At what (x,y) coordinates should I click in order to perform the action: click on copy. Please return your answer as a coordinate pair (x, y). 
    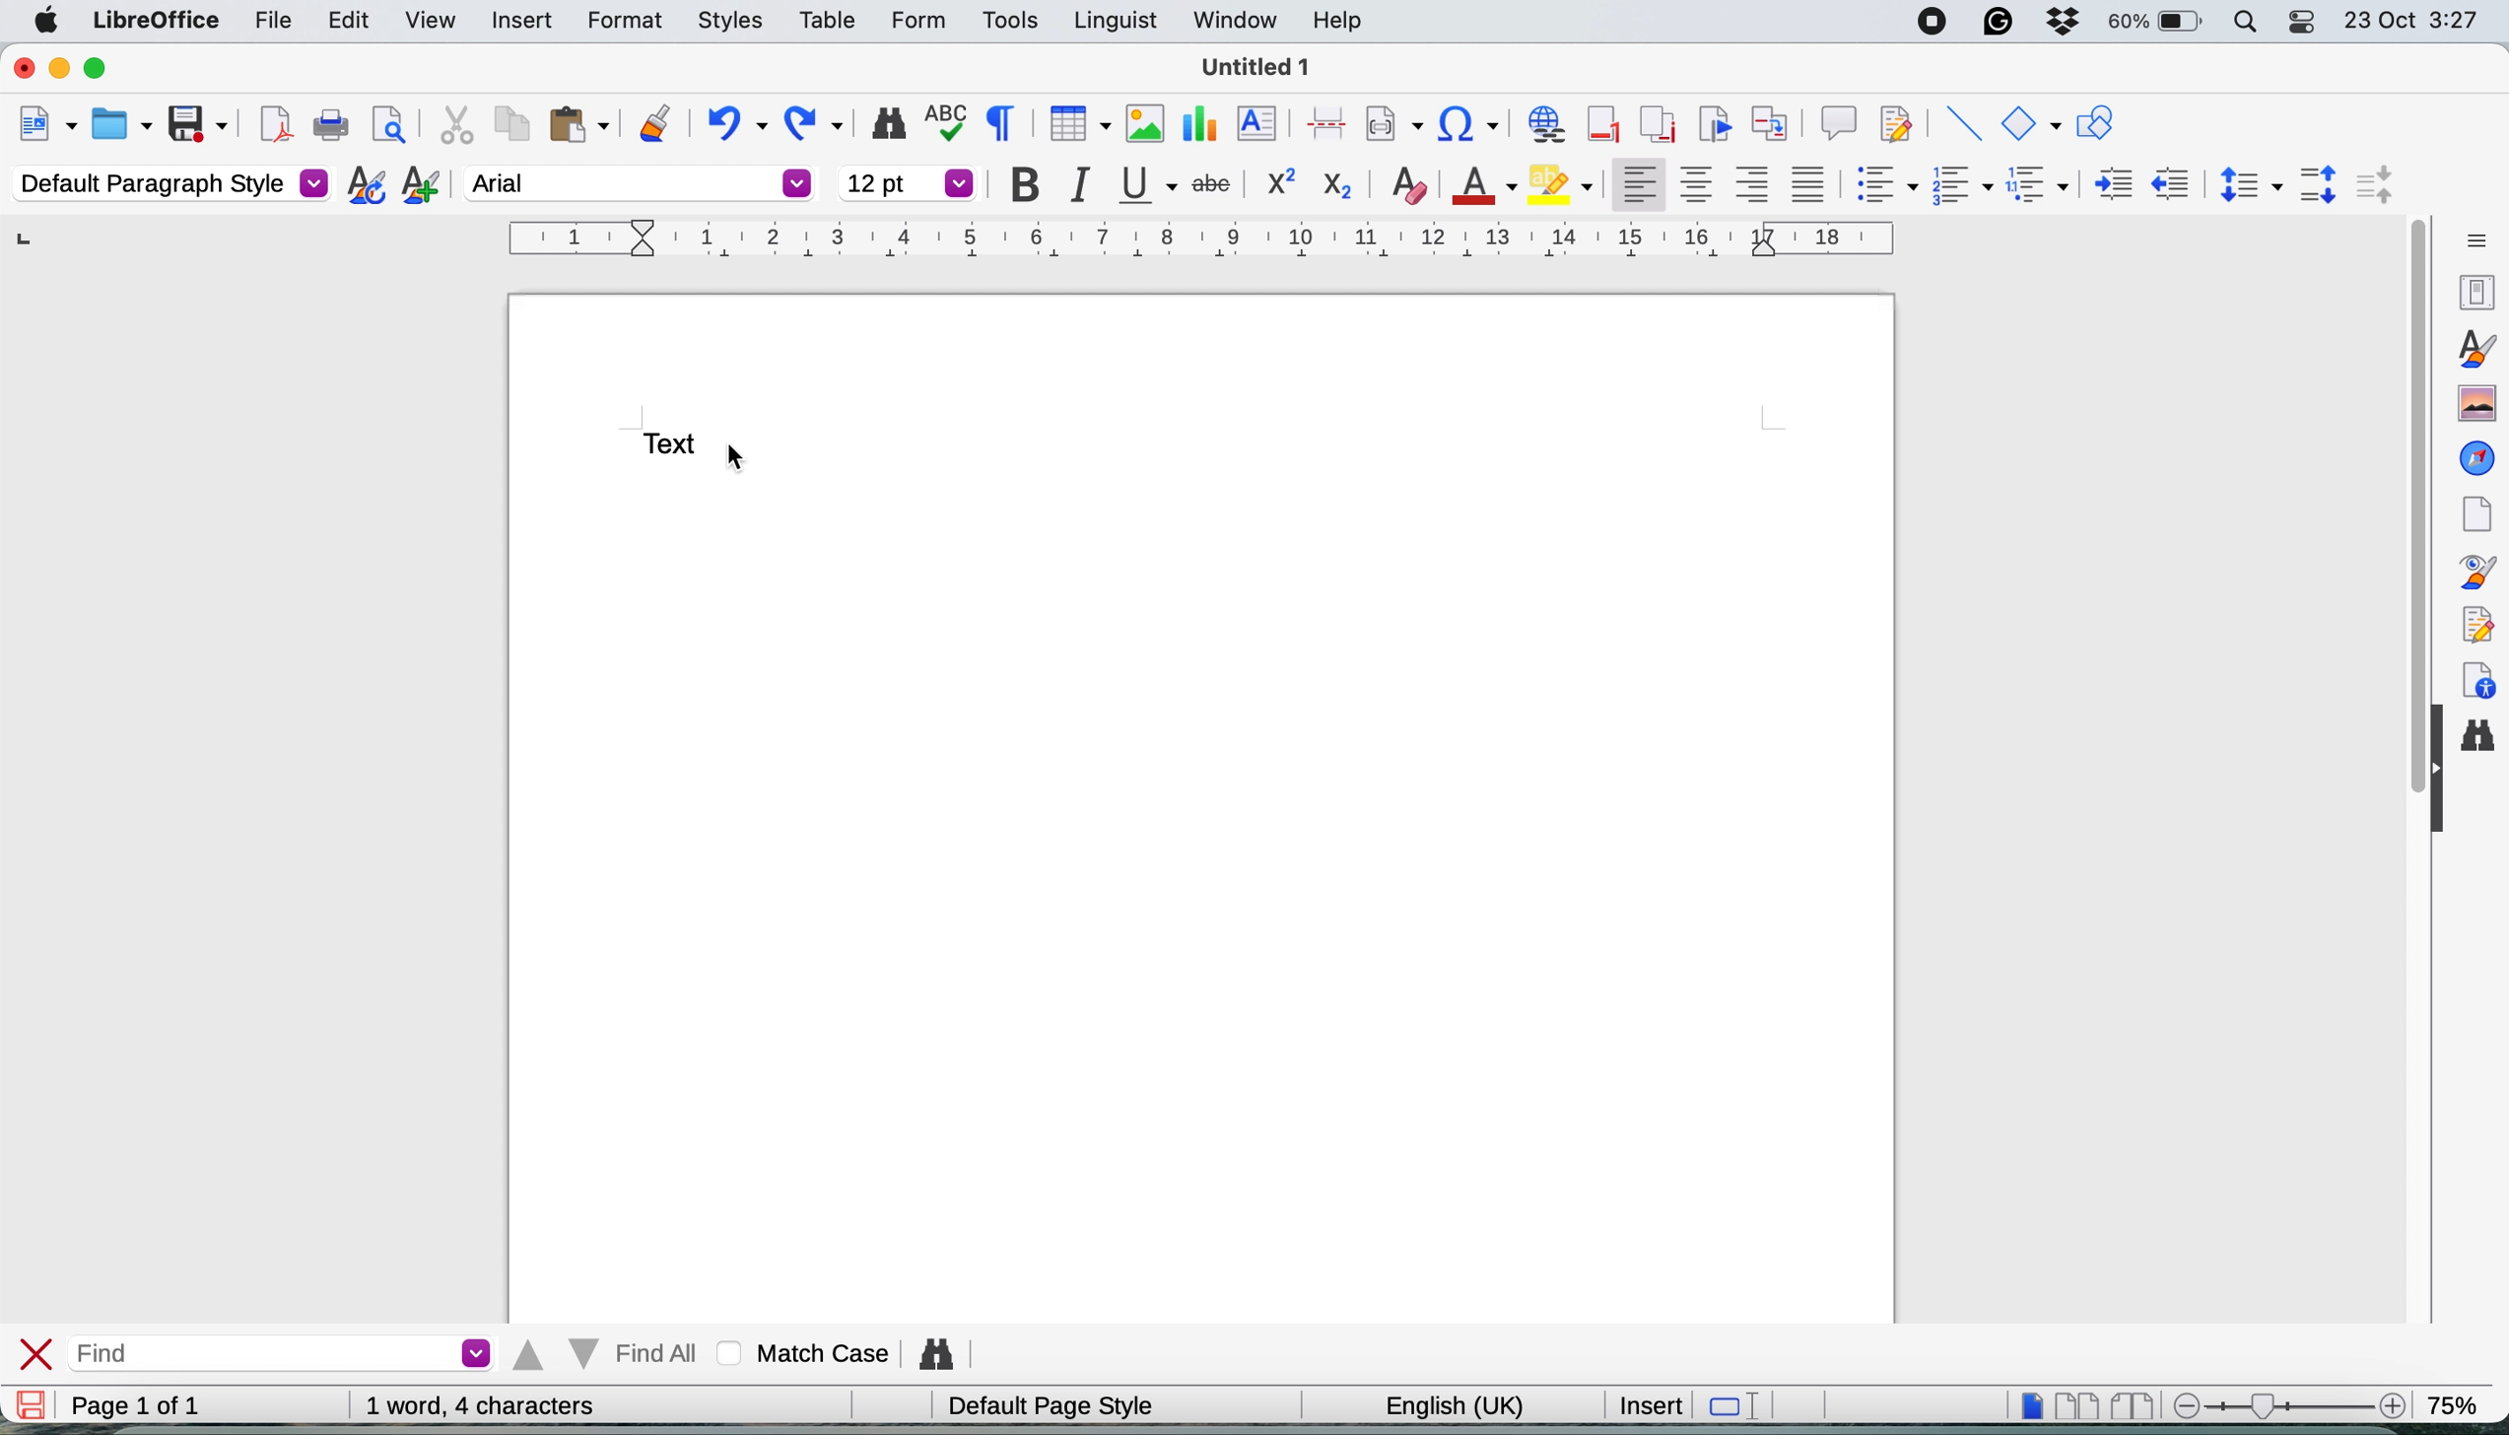
    Looking at the image, I should click on (509, 127).